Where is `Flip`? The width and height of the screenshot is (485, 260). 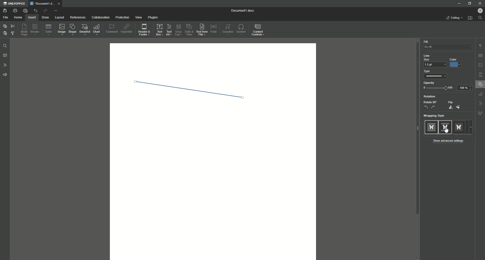 Flip is located at coordinates (454, 105).